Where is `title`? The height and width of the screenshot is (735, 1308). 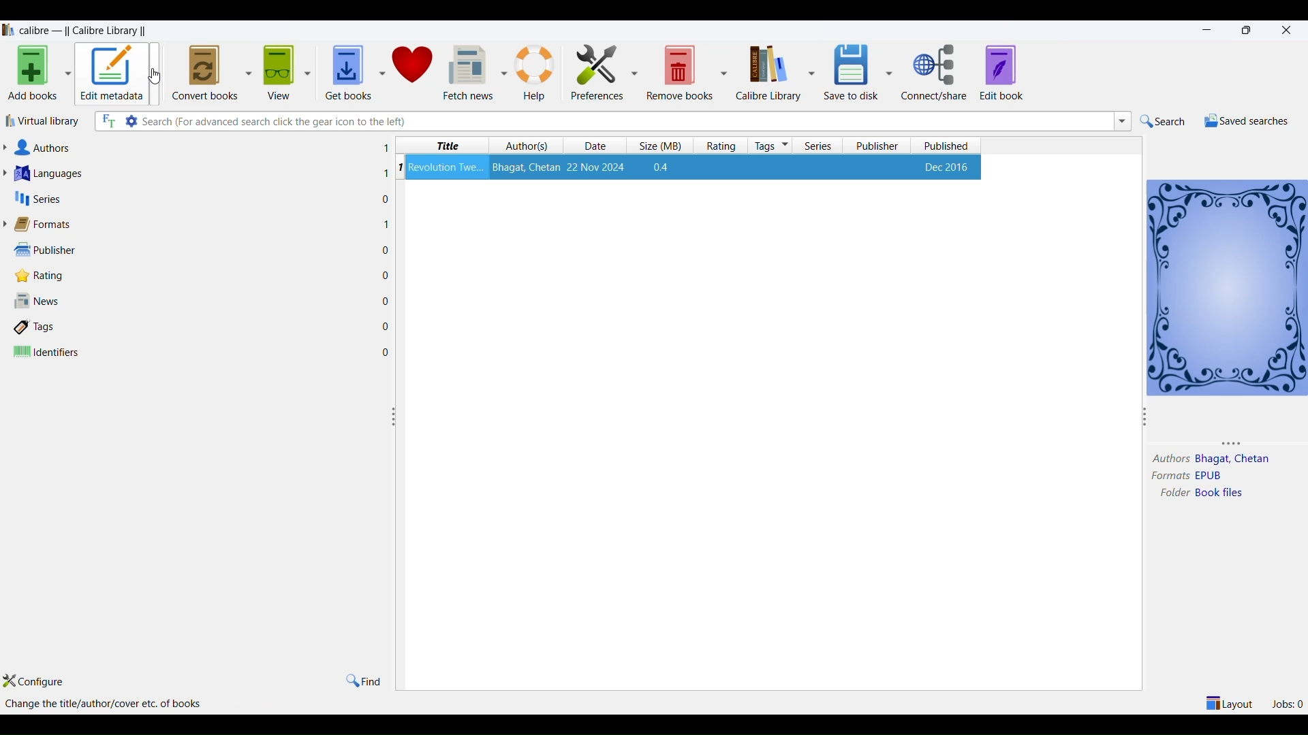 title is located at coordinates (444, 146).